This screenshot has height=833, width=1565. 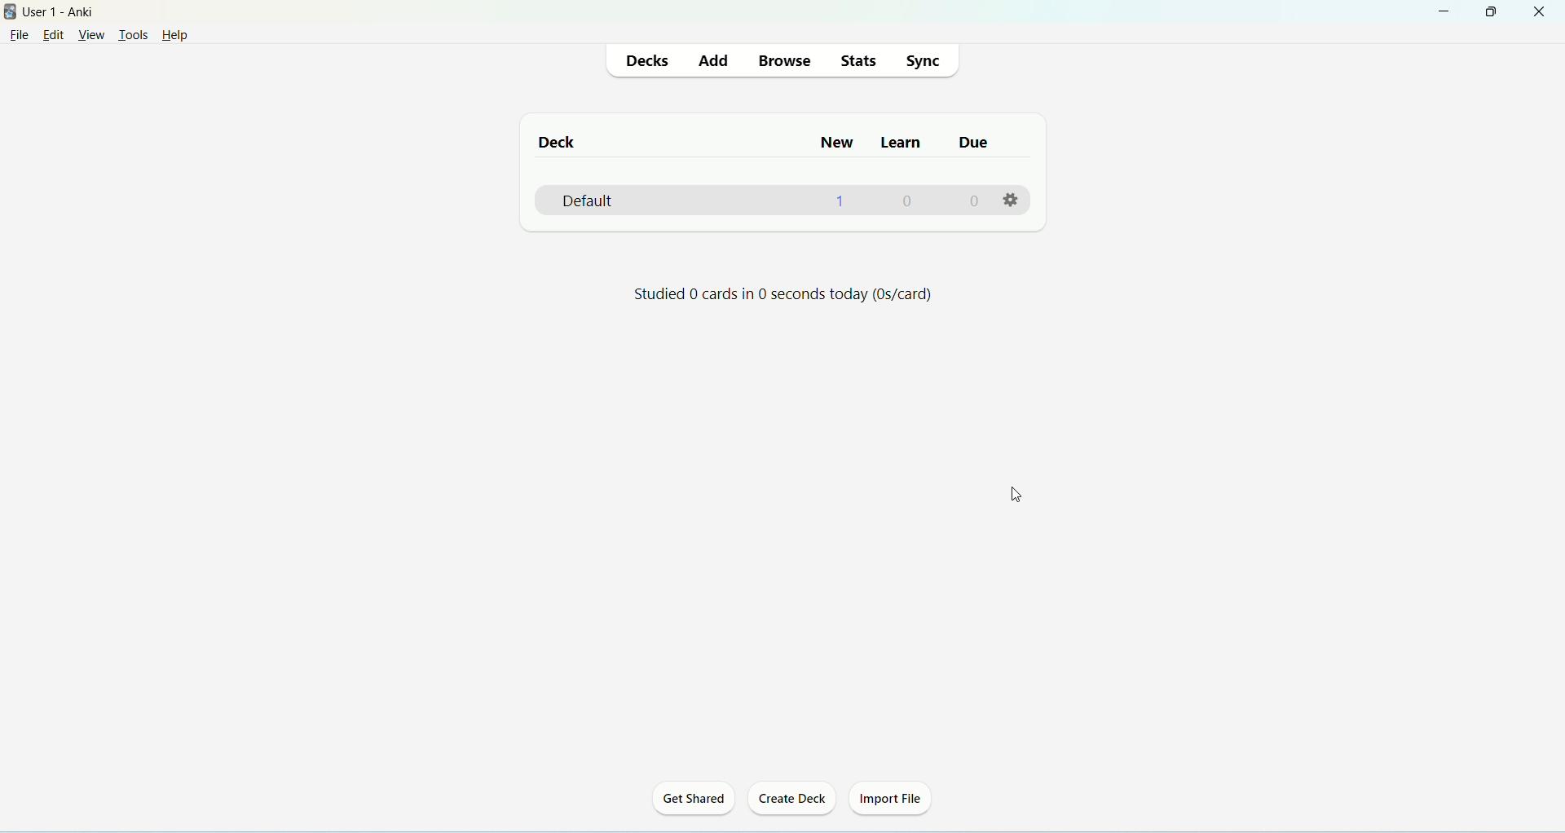 What do you see at coordinates (840, 142) in the screenshot?
I see `new` at bounding box center [840, 142].